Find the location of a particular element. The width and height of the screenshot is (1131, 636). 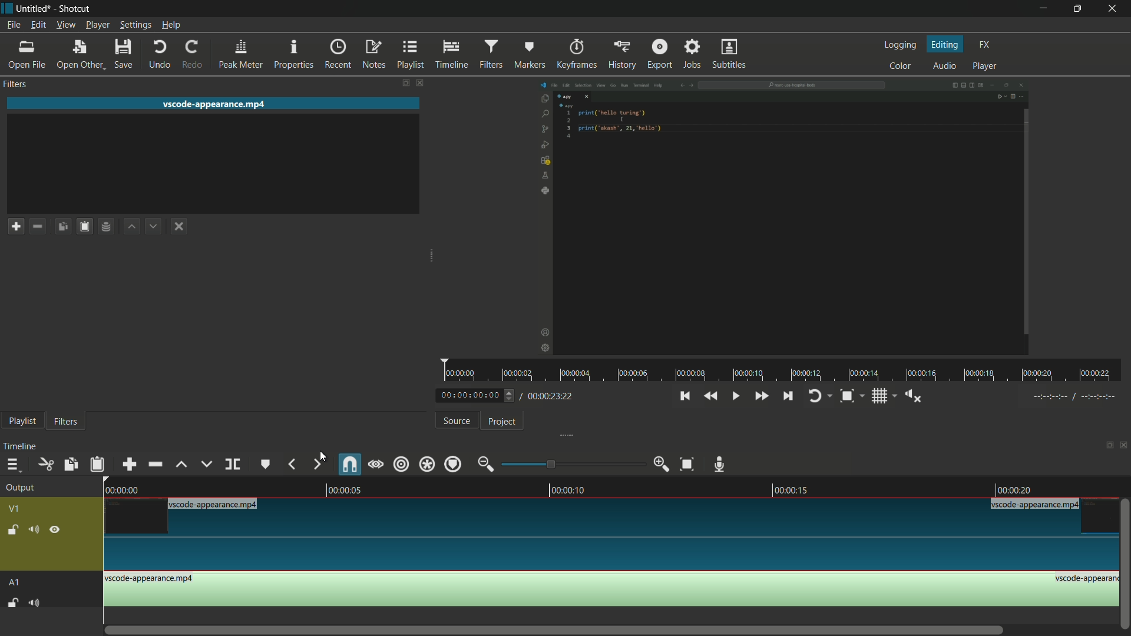

export is located at coordinates (660, 55).